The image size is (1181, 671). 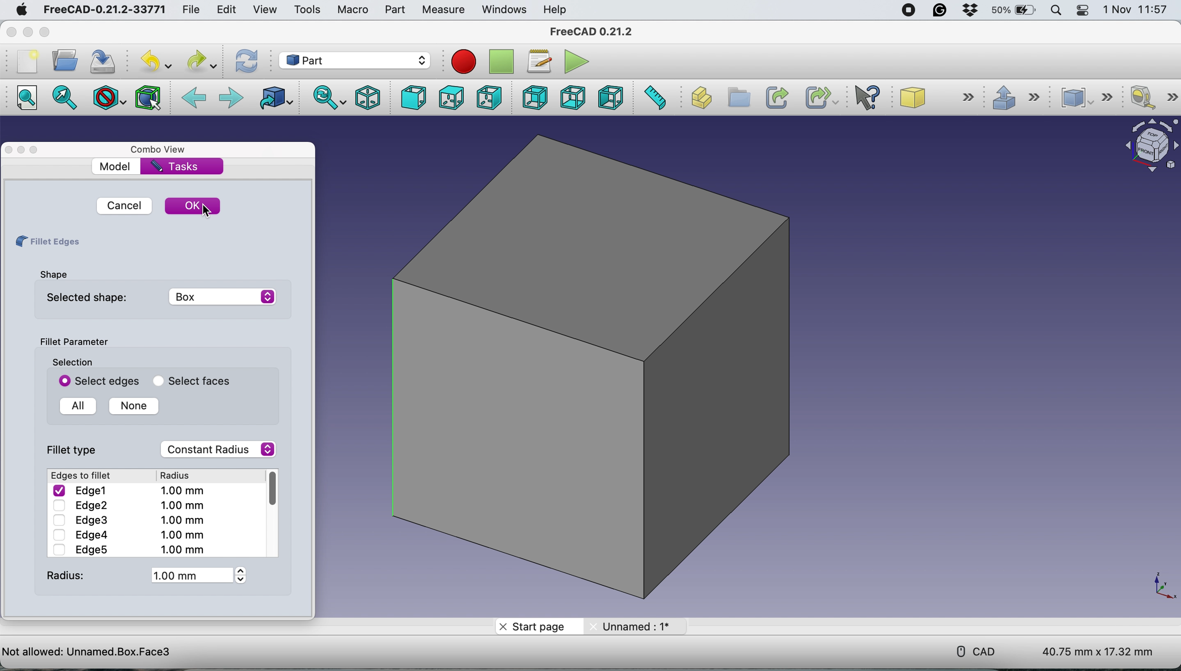 I want to click on refresh, so click(x=245, y=62).